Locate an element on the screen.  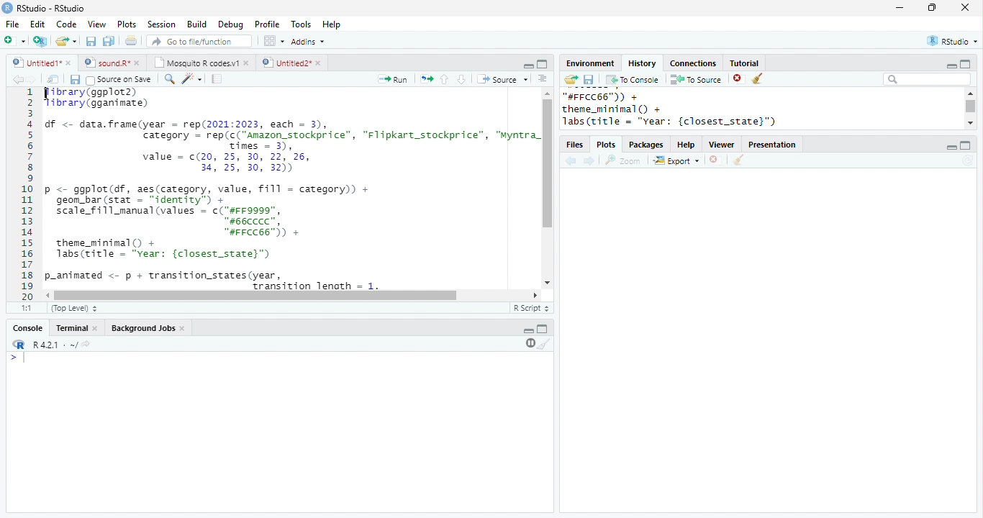
minimize is located at coordinates (951, 65).